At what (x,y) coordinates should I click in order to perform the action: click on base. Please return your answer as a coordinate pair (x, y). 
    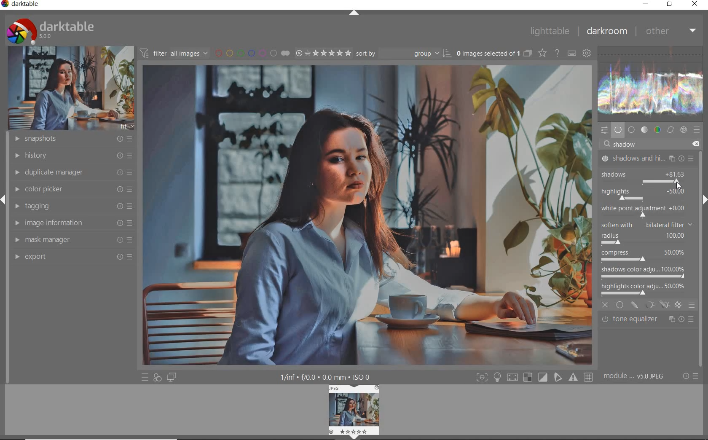
    Looking at the image, I should click on (632, 129).